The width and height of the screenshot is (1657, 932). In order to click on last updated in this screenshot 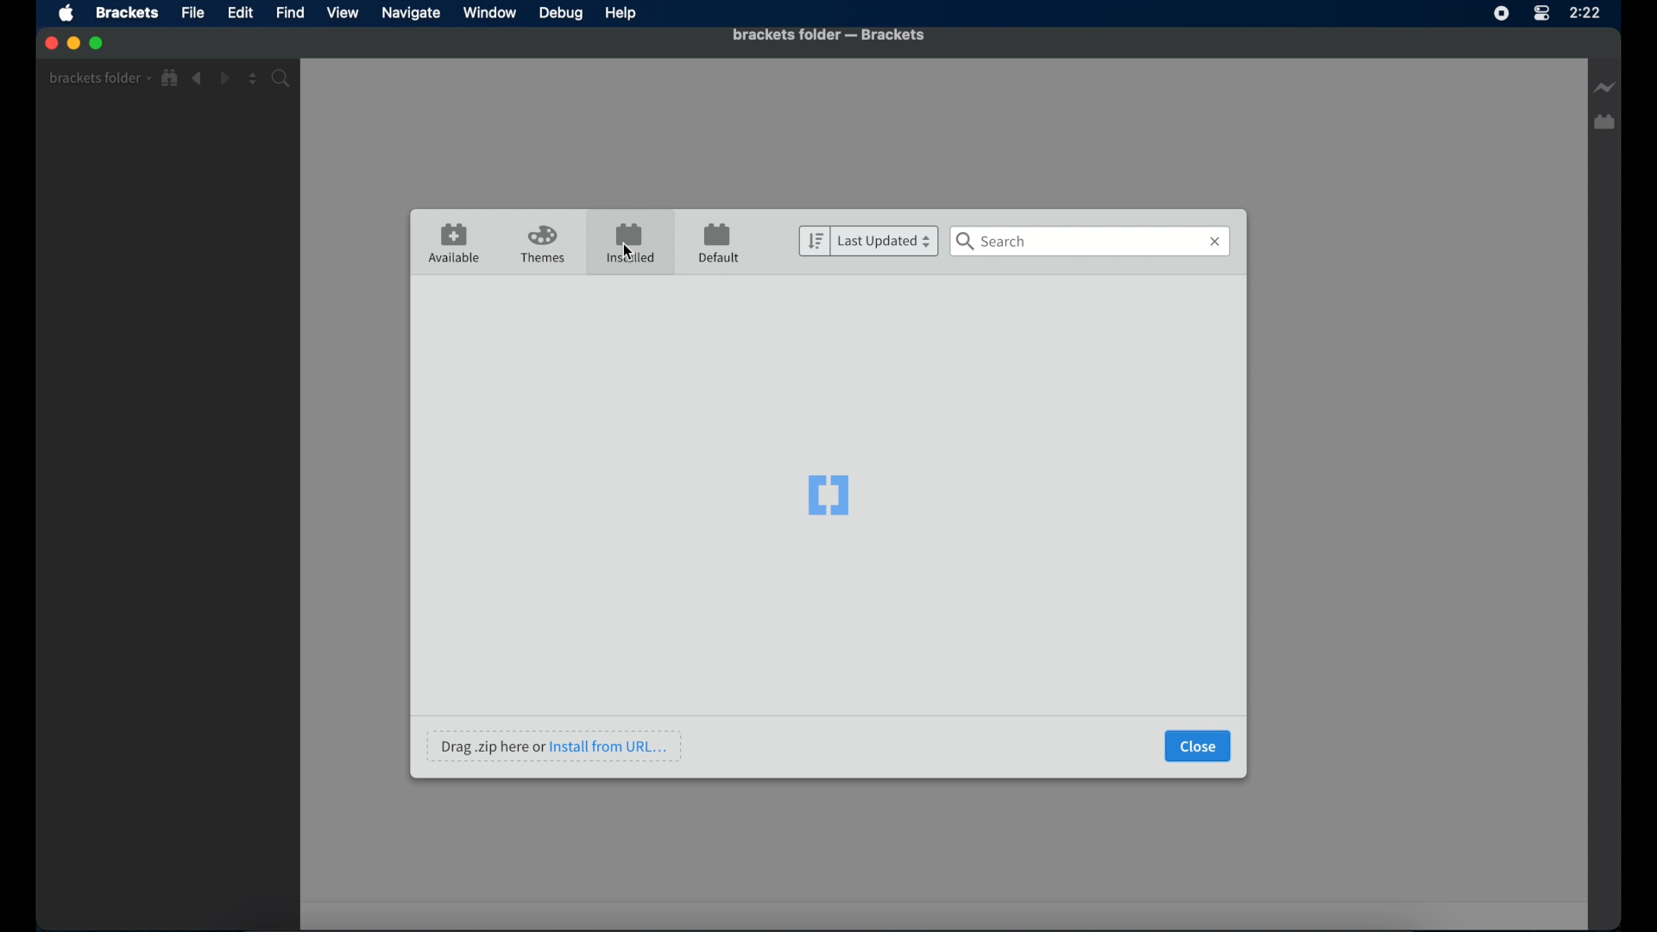, I will do `click(885, 242)`.